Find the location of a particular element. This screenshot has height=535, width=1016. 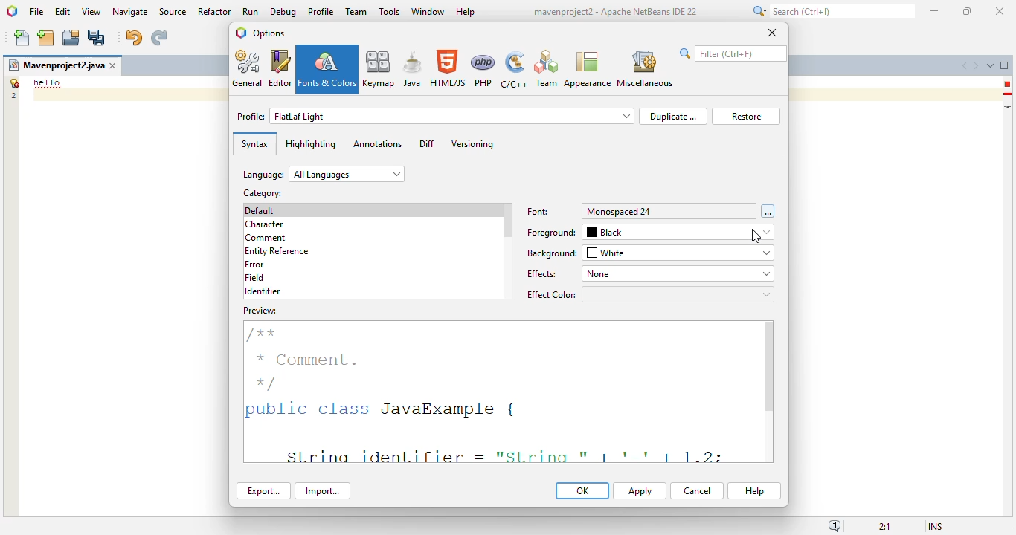

restore is located at coordinates (746, 117).